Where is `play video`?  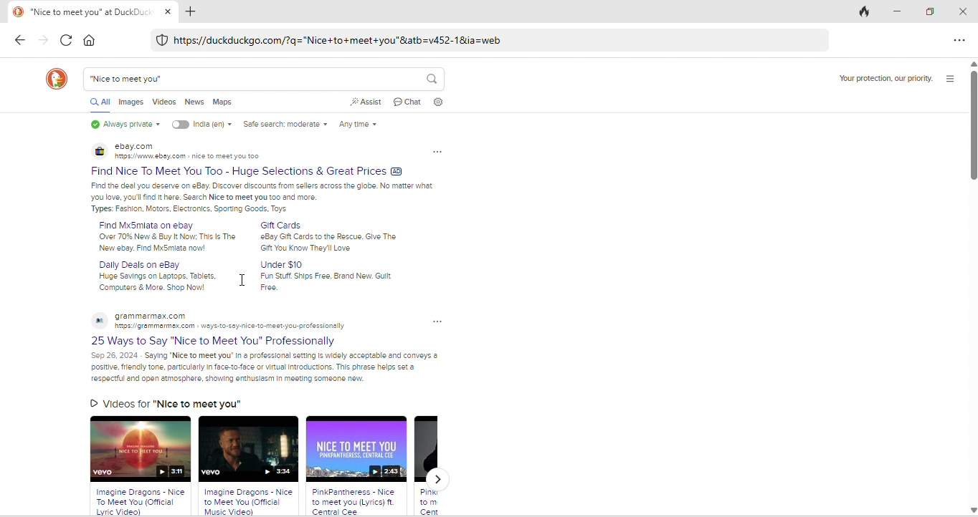 play video is located at coordinates (141, 450).